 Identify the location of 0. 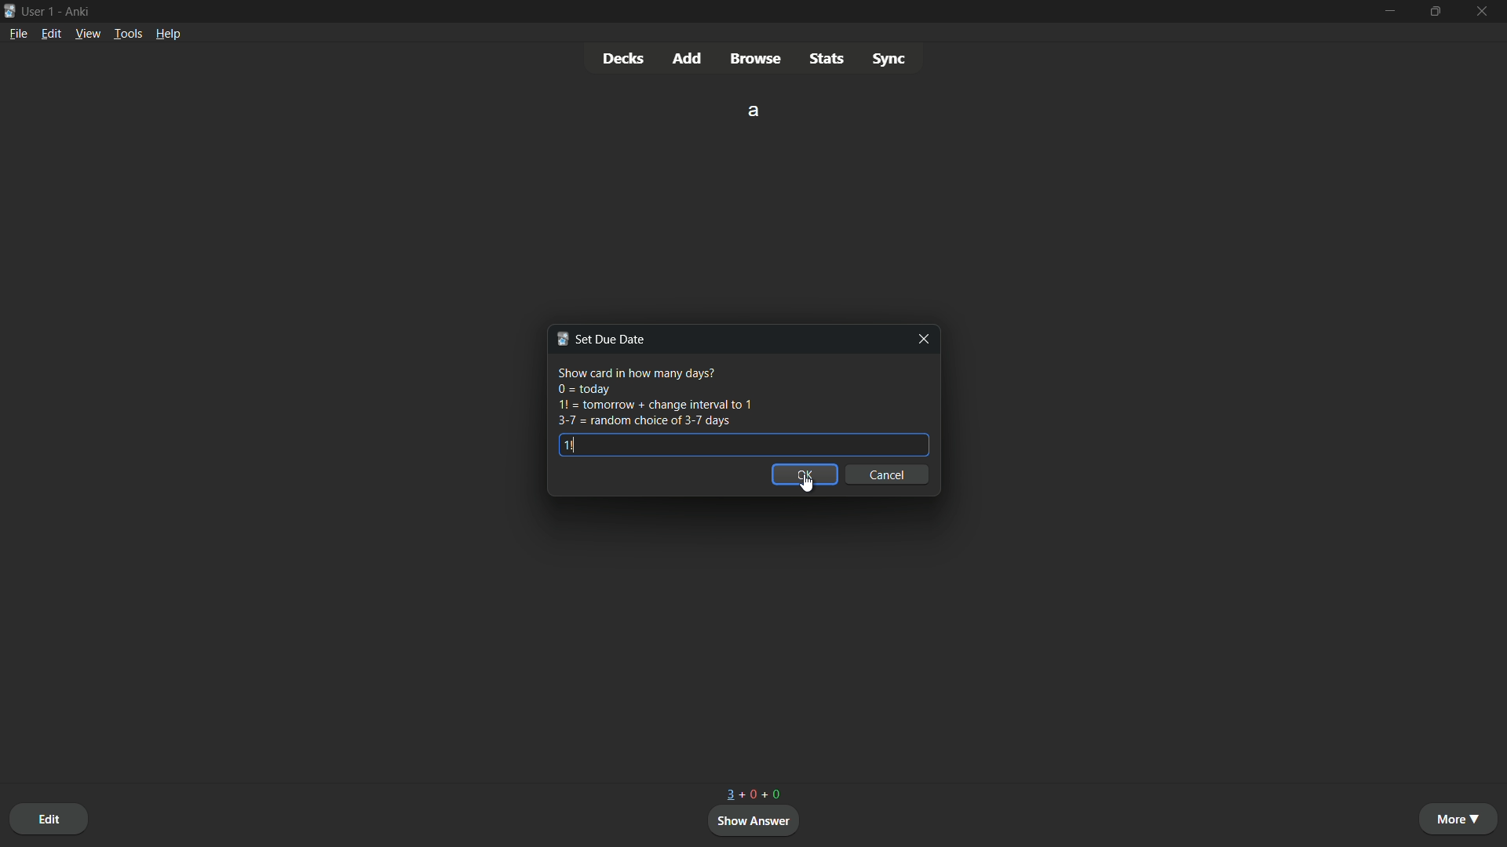
(750, 796).